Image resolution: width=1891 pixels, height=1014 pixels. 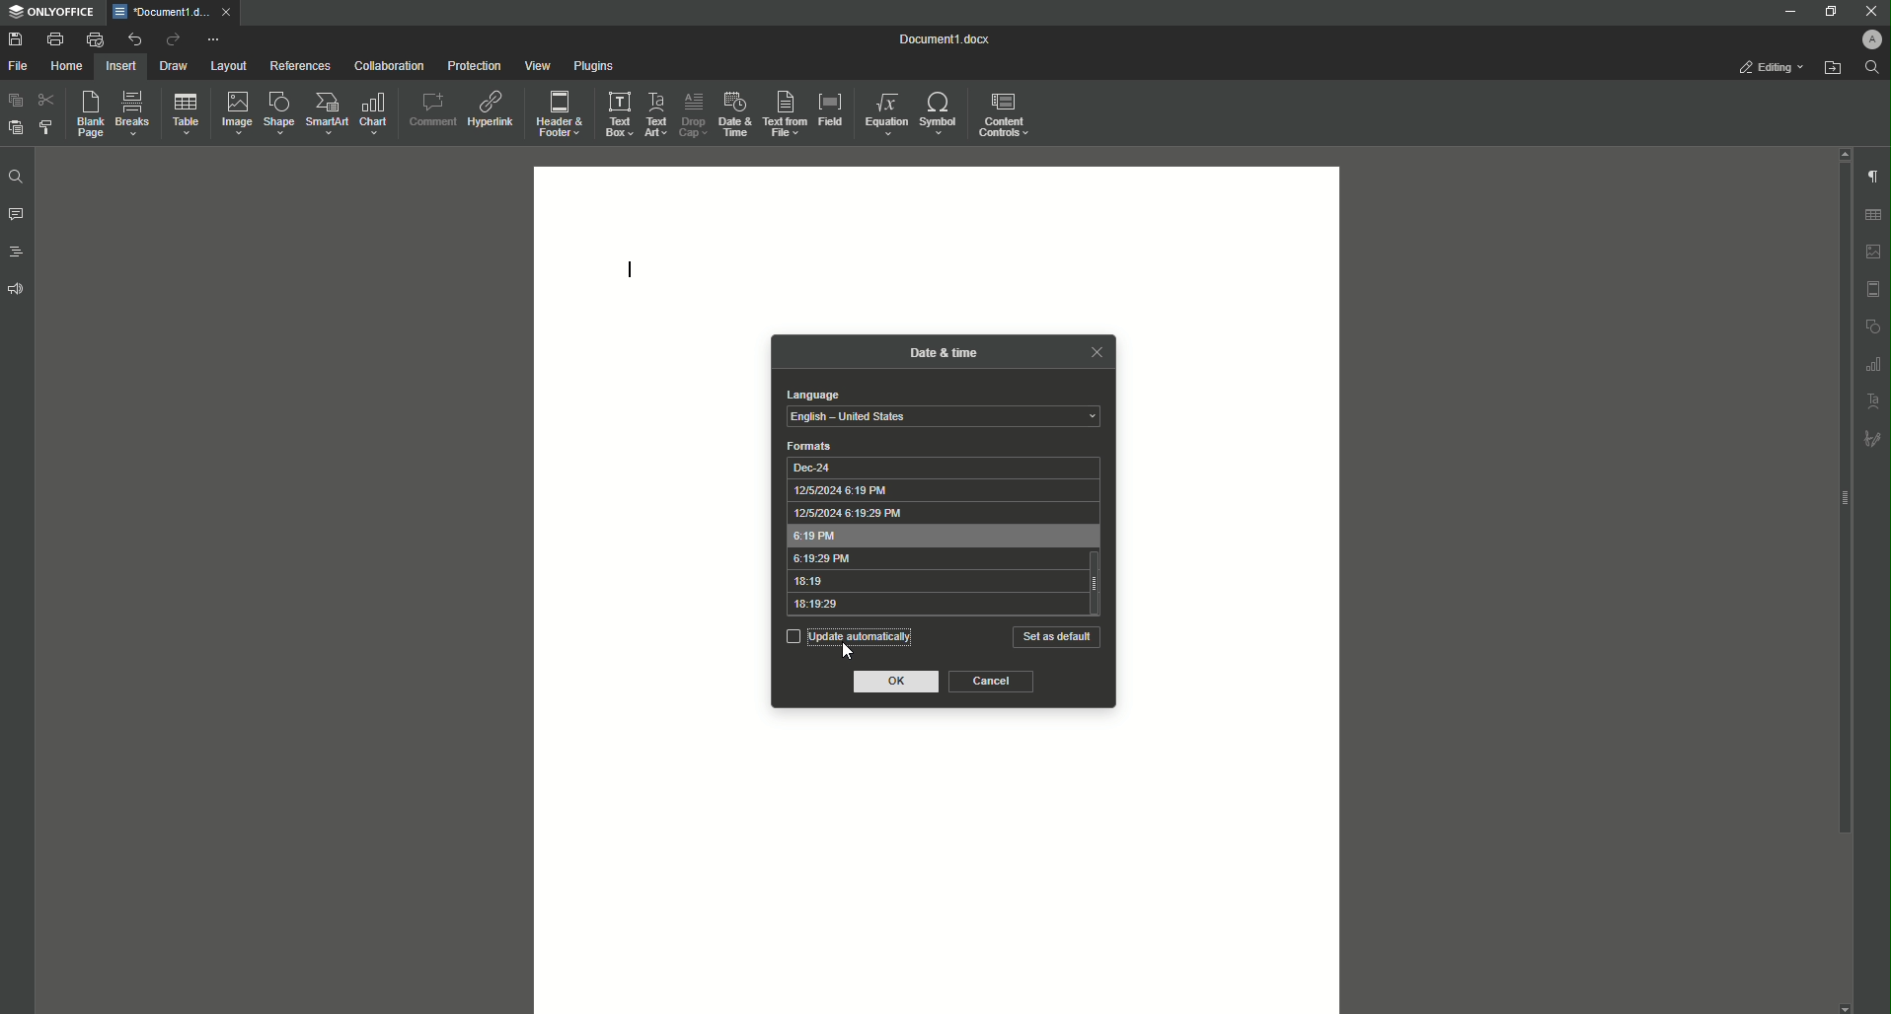 What do you see at coordinates (1872, 437) in the screenshot?
I see `signature settings` at bounding box center [1872, 437].